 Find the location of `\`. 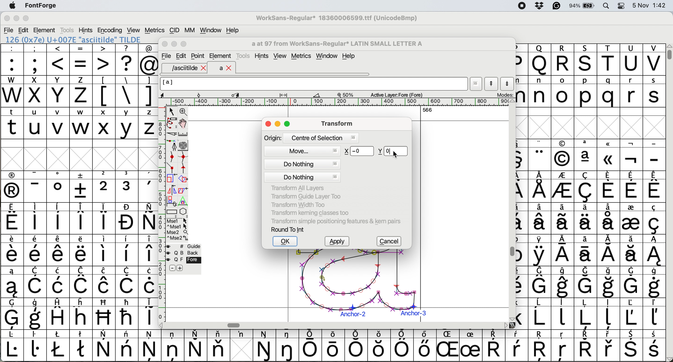

\ is located at coordinates (126, 92).